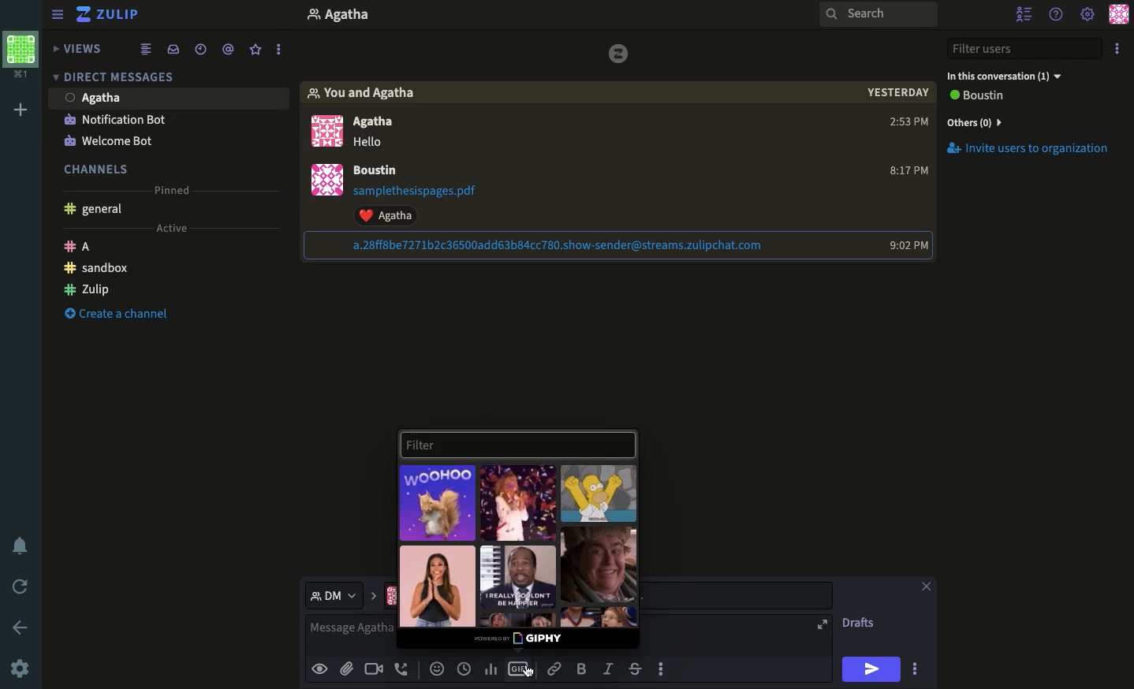 This screenshot has width=1134, height=689. Describe the element at coordinates (403, 668) in the screenshot. I see `Voice call` at that location.